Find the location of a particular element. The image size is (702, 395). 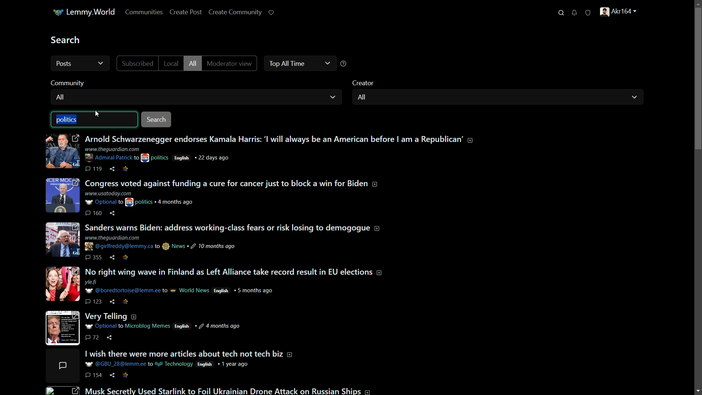

server name is located at coordinates (84, 12).